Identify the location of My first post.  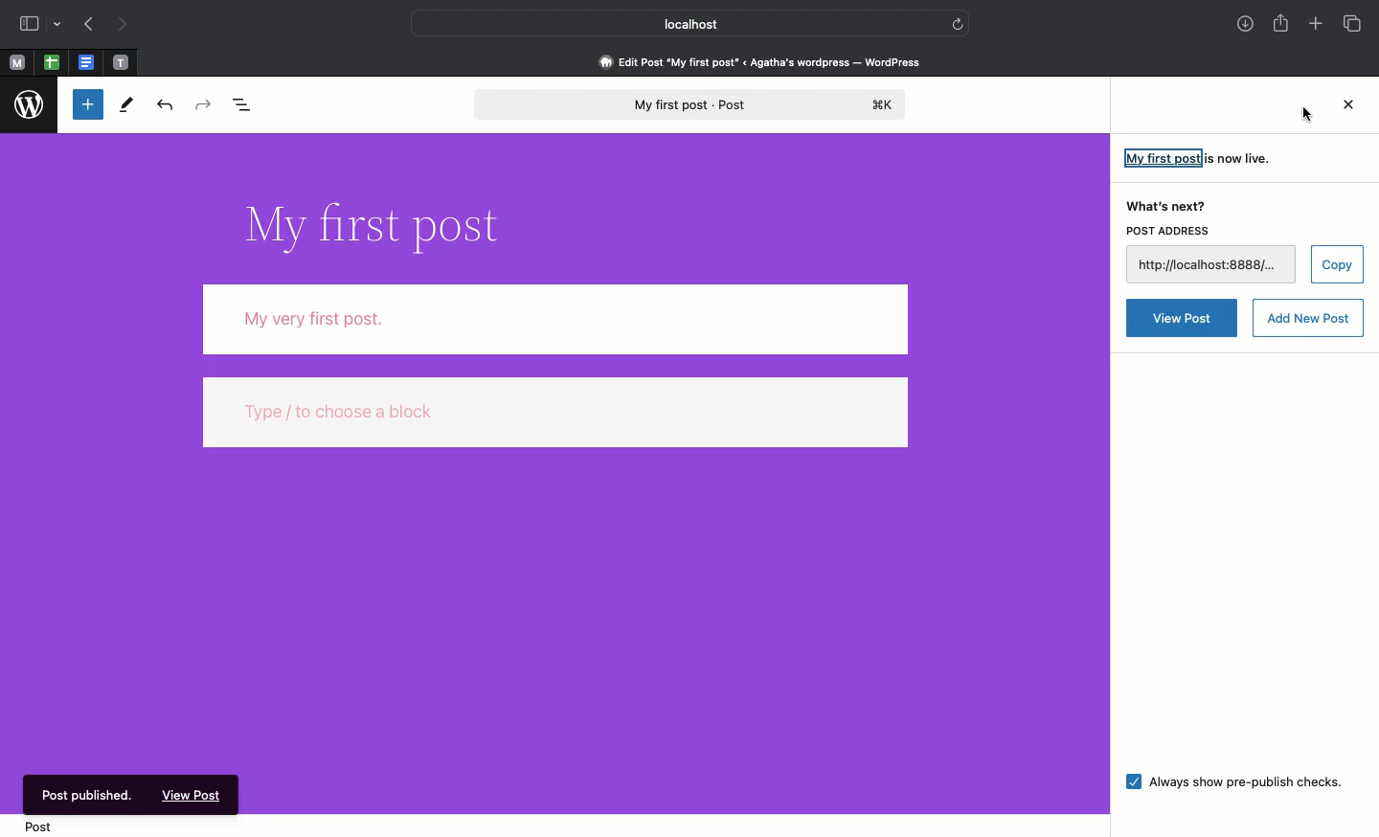
(693, 105).